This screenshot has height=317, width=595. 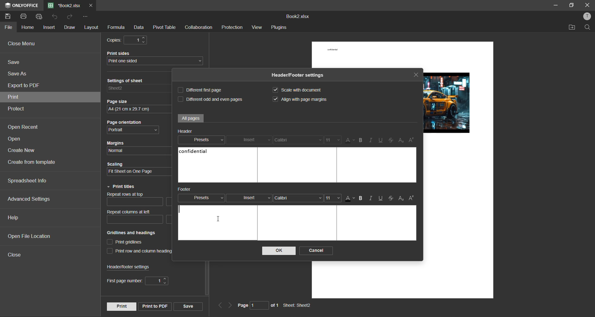 I want to click on copies, so click(x=126, y=40).